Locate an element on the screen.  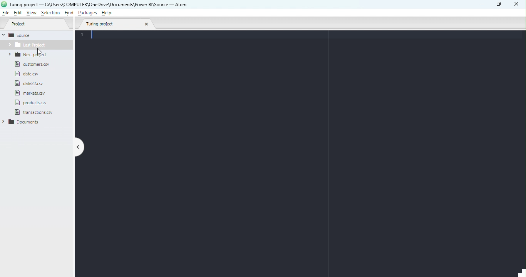
File is located at coordinates (28, 74).